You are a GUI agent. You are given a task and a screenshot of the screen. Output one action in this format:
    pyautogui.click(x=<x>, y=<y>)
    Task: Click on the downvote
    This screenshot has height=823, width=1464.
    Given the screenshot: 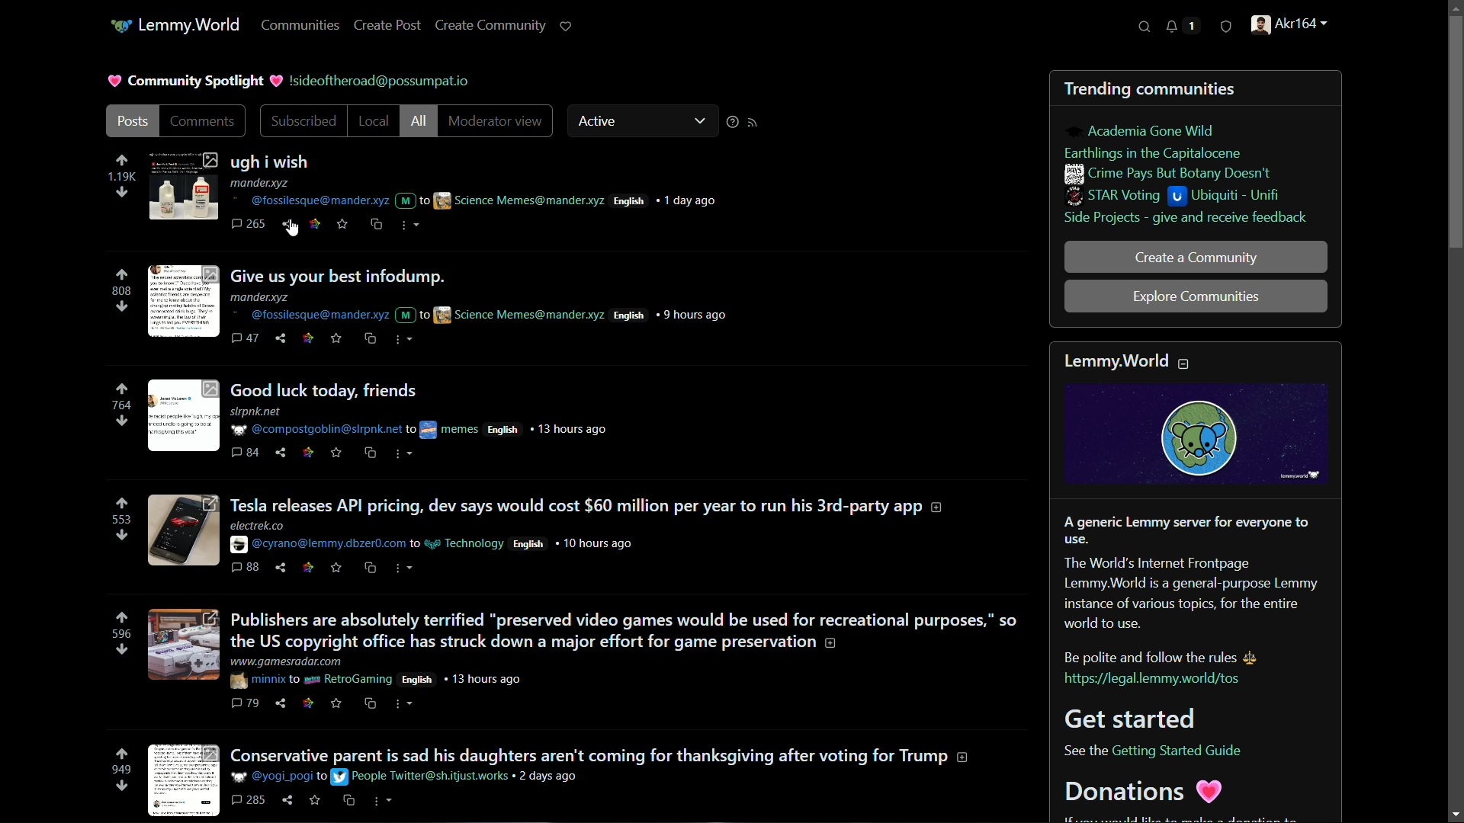 What is the action you would take?
    pyautogui.click(x=120, y=649)
    